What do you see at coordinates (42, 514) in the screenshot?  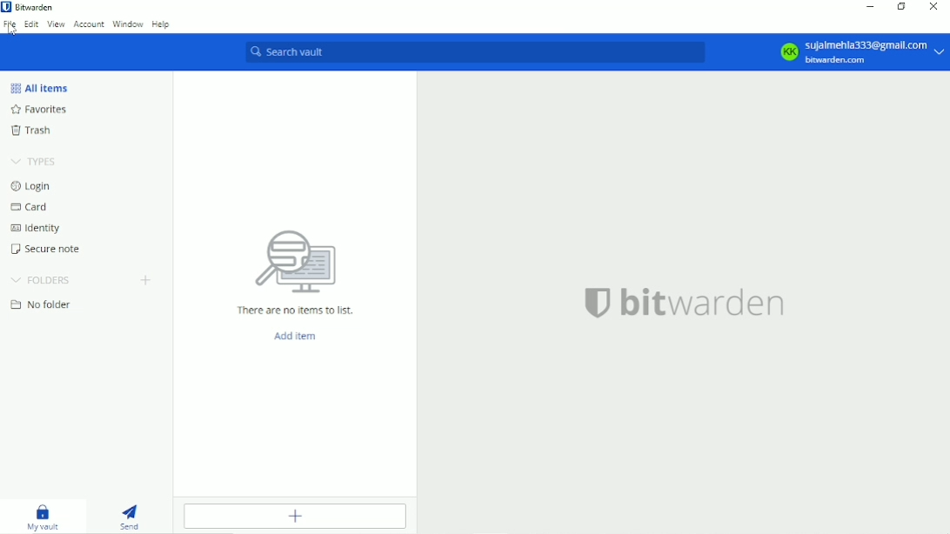 I see `My vault` at bounding box center [42, 514].